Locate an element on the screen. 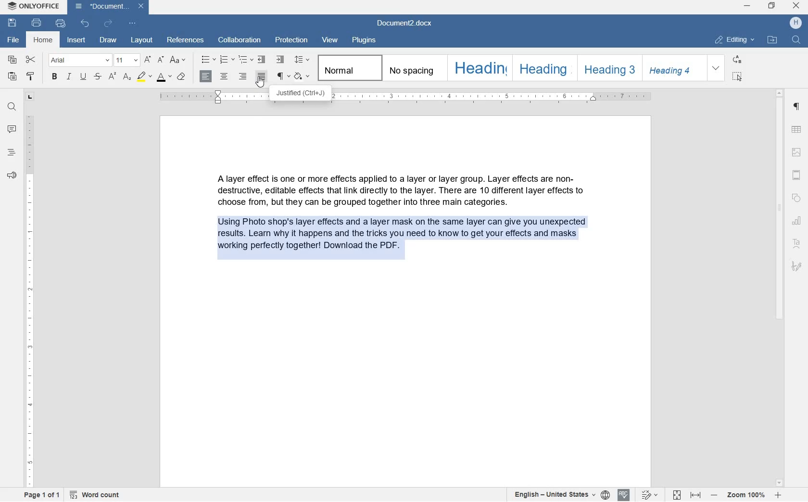  TABLE is located at coordinates (797, 129).